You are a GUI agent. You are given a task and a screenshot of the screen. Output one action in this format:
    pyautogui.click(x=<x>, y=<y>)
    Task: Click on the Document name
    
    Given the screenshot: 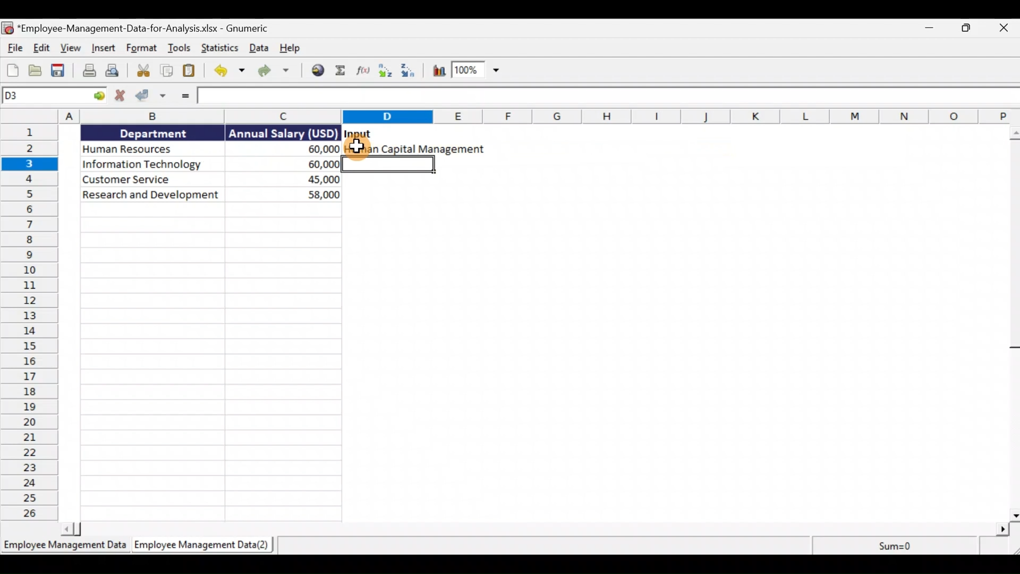 What is the action you would take?
    pyautogui.click(x=135, y=28)
    